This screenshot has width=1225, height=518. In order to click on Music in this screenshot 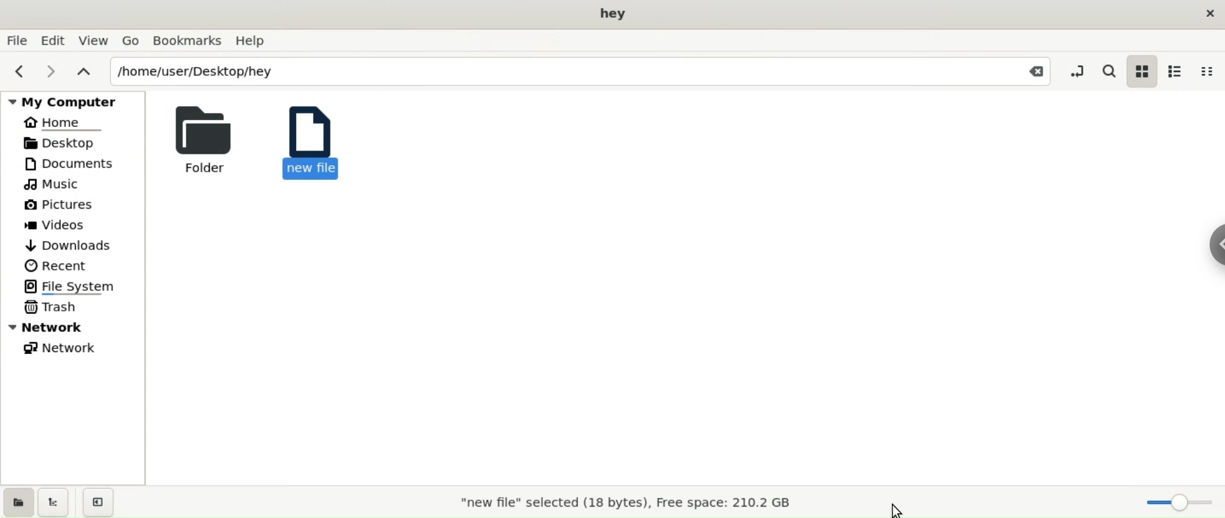, I will do `click(54, 186)`.